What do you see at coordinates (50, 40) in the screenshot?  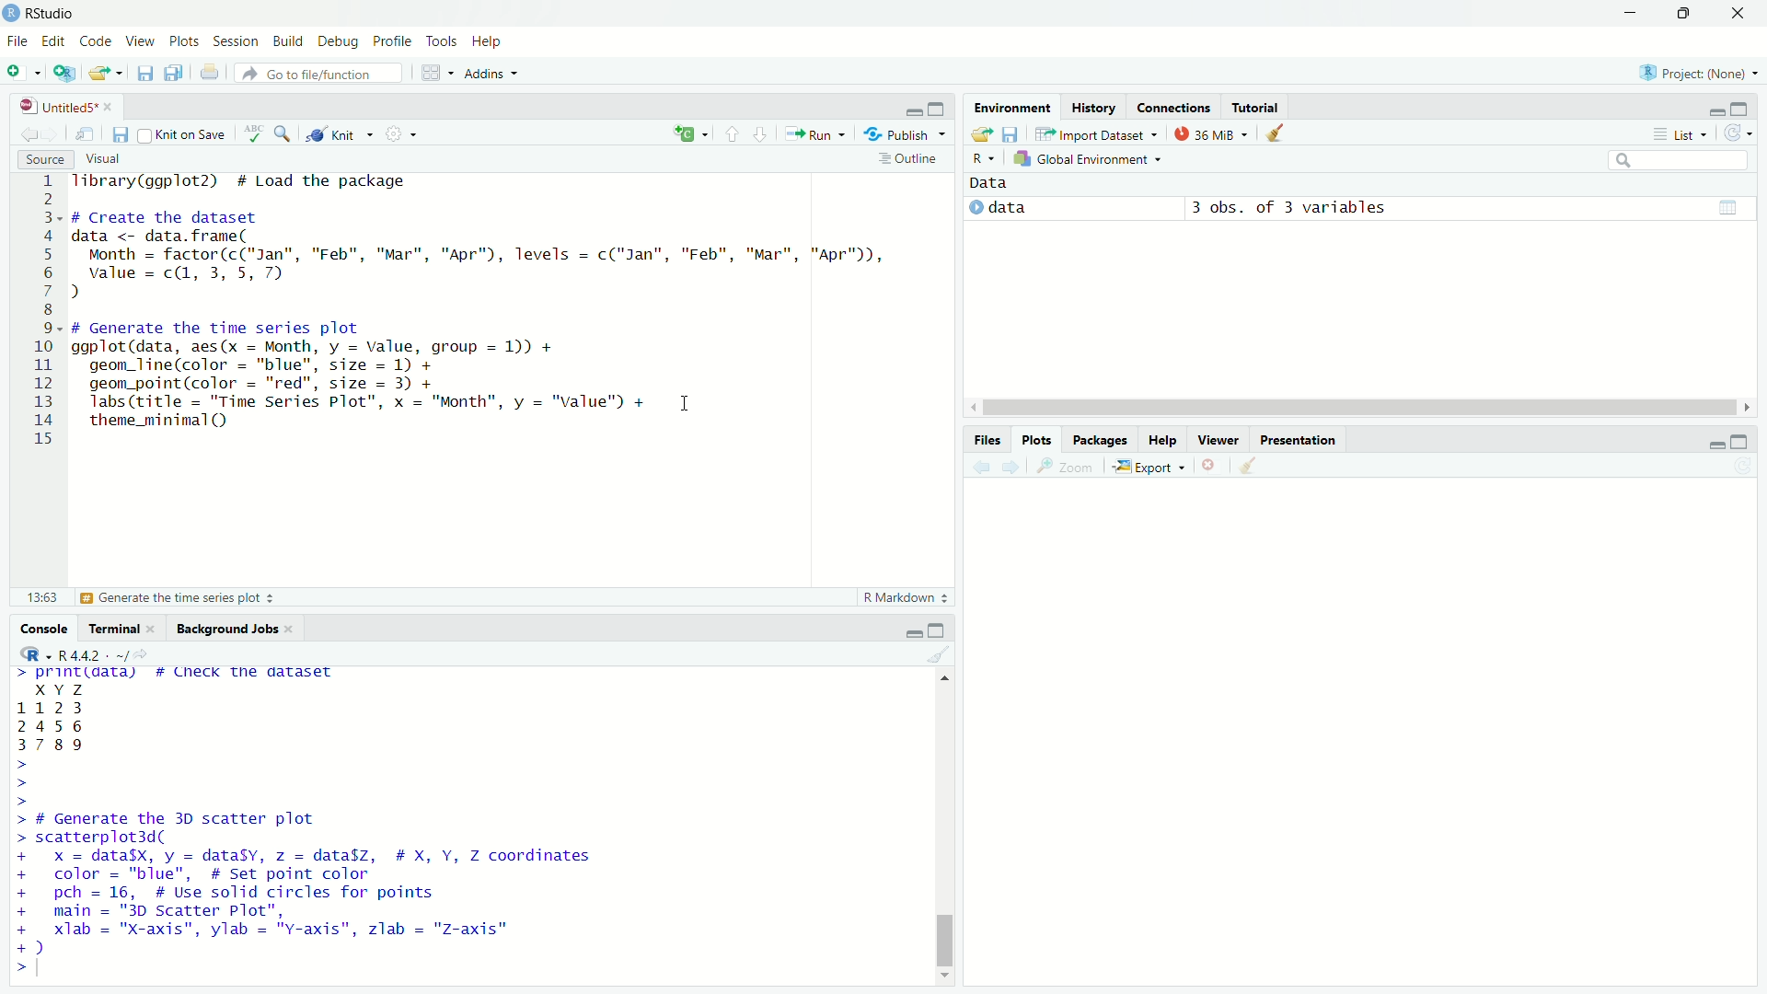 I see `Edit` at bounding box center [50, 40].